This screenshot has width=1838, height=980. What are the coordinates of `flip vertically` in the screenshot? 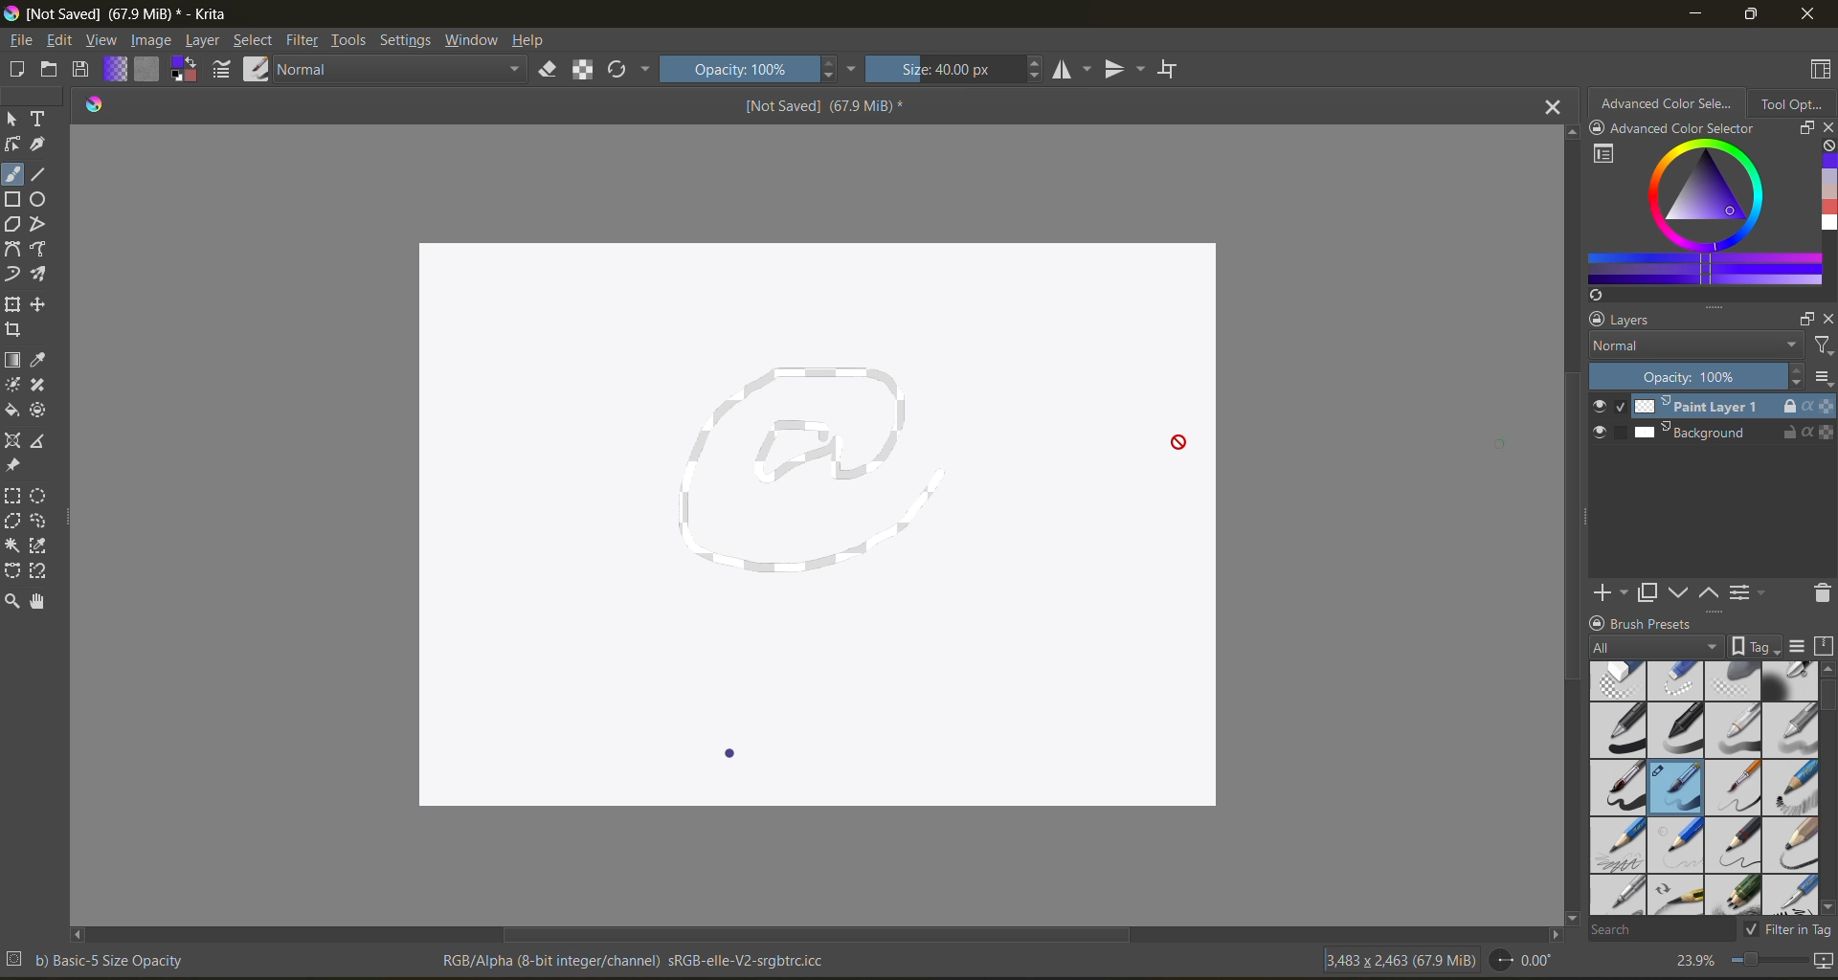 It's located at (1124, 69).